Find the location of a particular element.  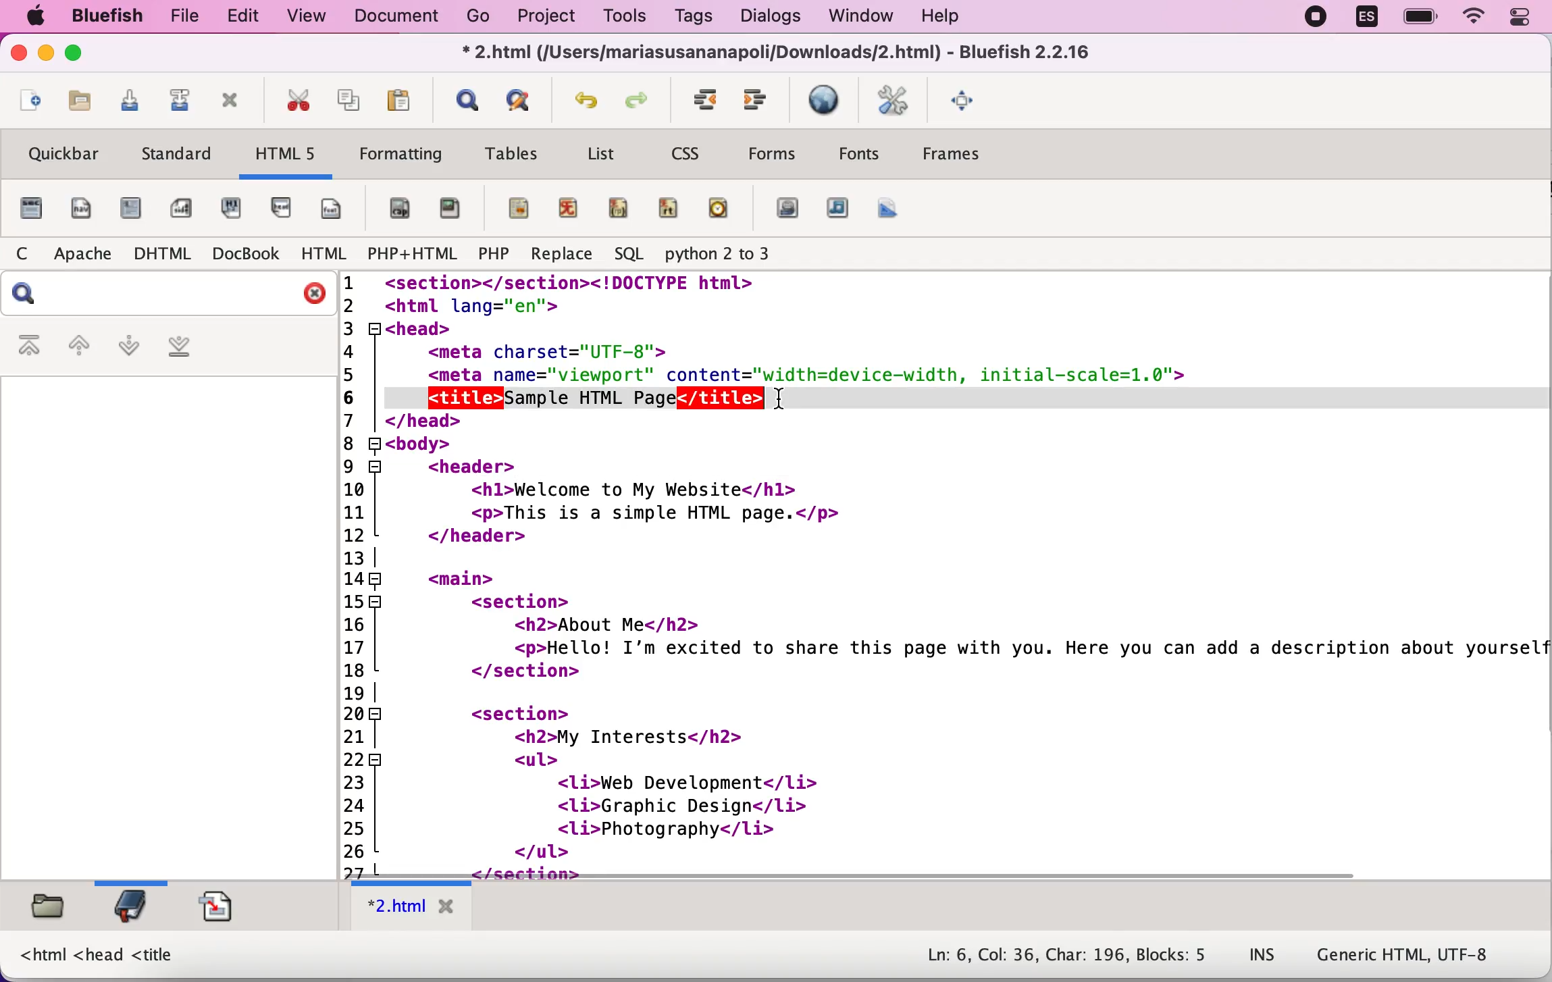

 is located at coordinates (952, 160).